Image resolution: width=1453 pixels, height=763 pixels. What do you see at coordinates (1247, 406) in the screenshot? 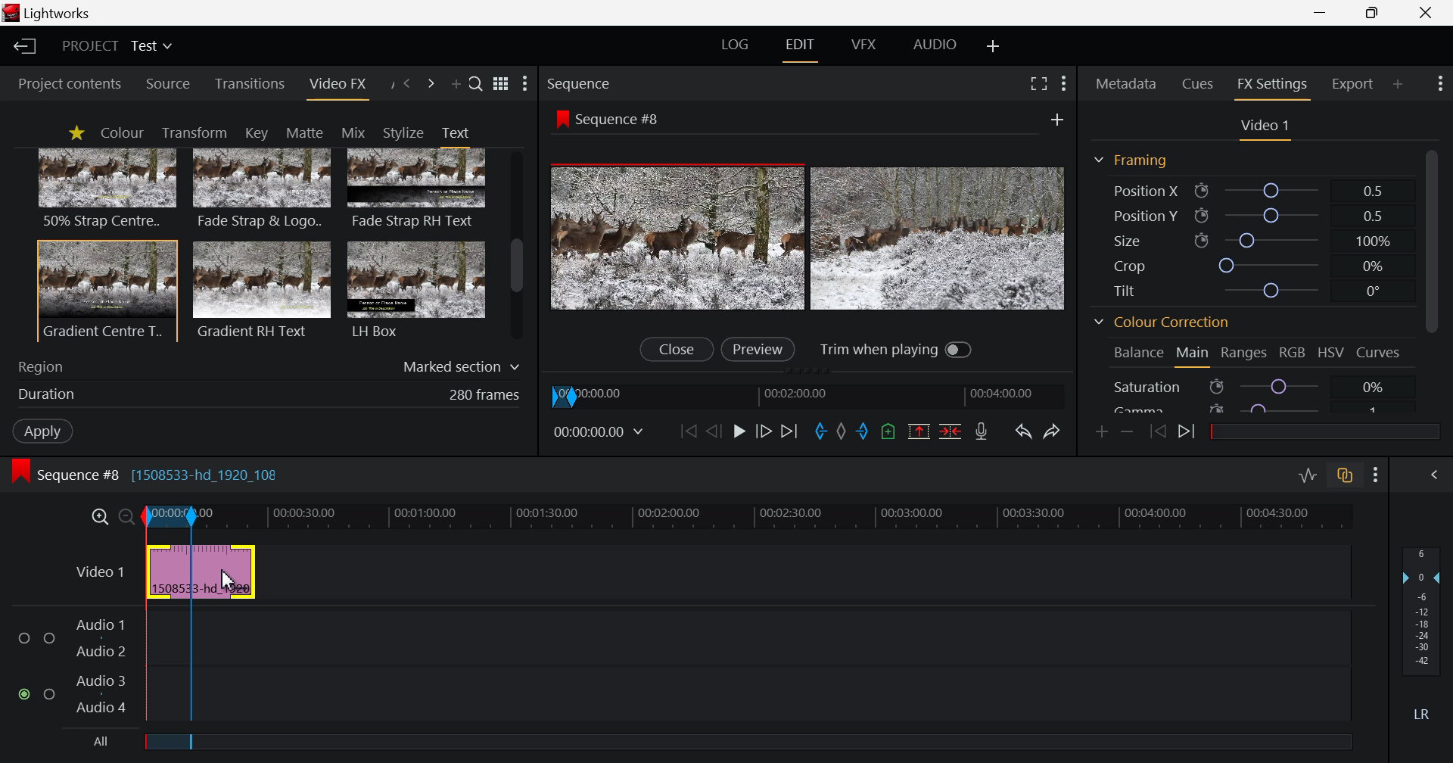
I see `Gamma` at bounding box center [1247, 406].